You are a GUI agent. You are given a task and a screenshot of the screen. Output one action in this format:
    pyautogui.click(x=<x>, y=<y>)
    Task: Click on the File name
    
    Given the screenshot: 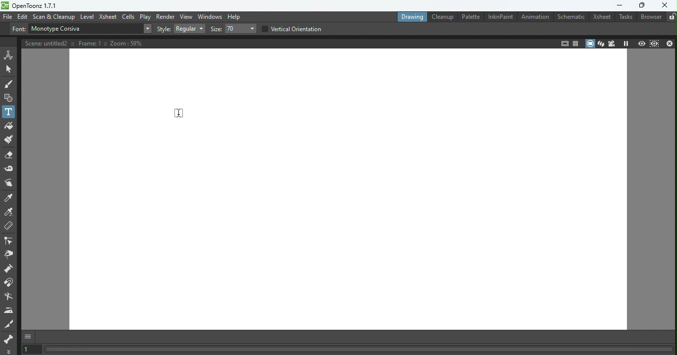 What is the action you would take?
    pyautogui.click(x=42, y=5)
    